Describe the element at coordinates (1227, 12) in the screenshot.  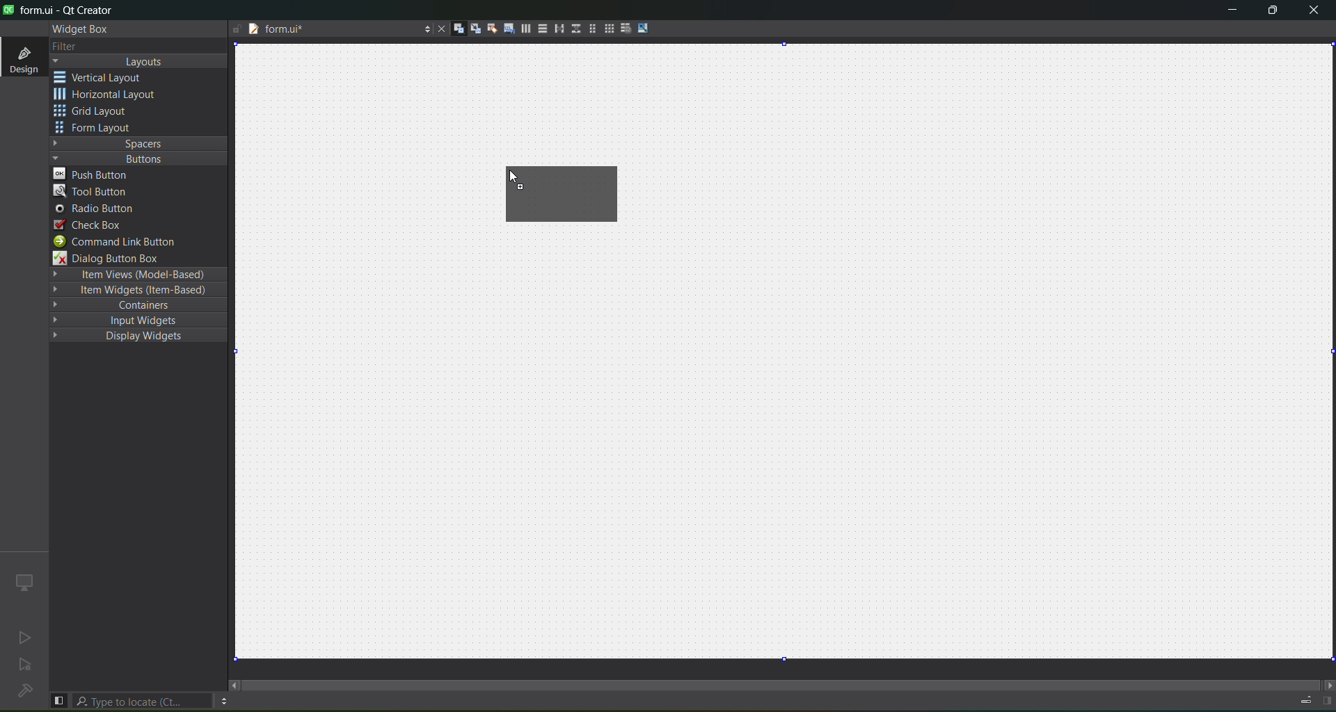
I see `minimize` at that location.